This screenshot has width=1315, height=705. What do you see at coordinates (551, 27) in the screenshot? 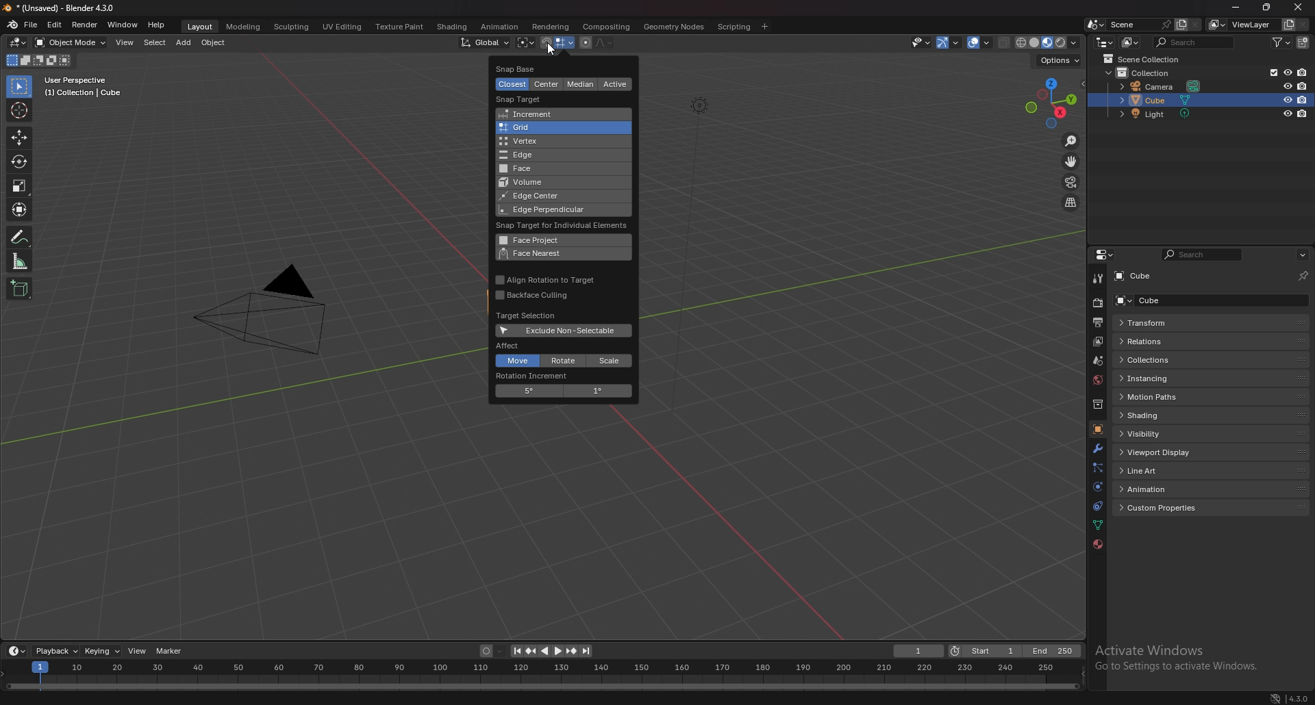
I see `rendering` at bounding box center [551, 27].